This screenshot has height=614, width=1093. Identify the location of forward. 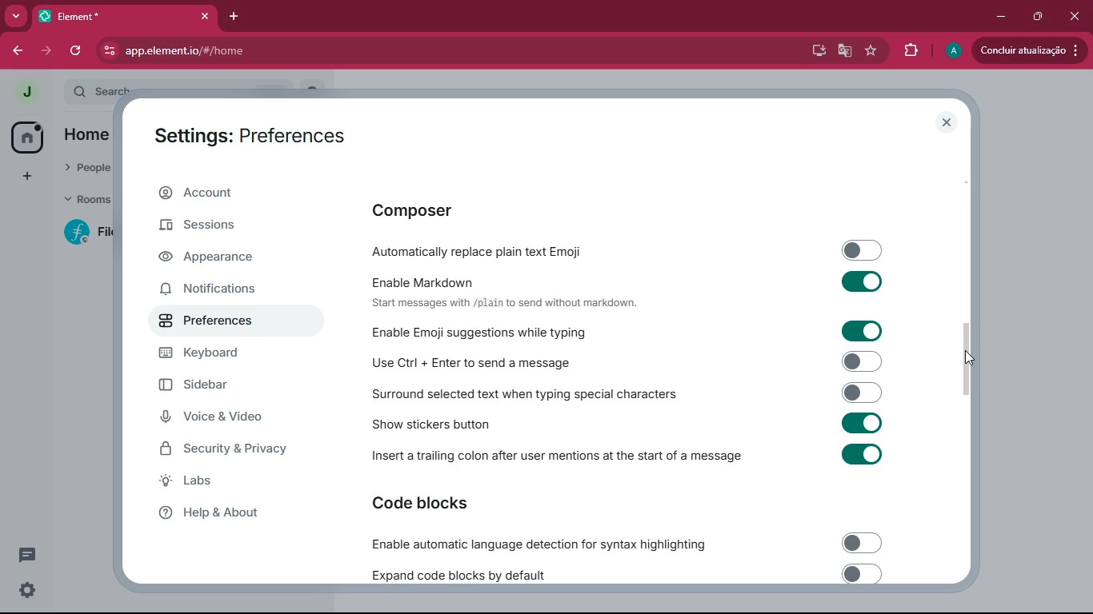
(45, 51).